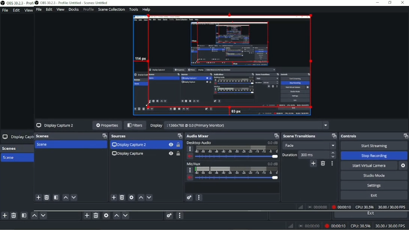  I want to click on Add cofigurable transition, so click(312, 164).